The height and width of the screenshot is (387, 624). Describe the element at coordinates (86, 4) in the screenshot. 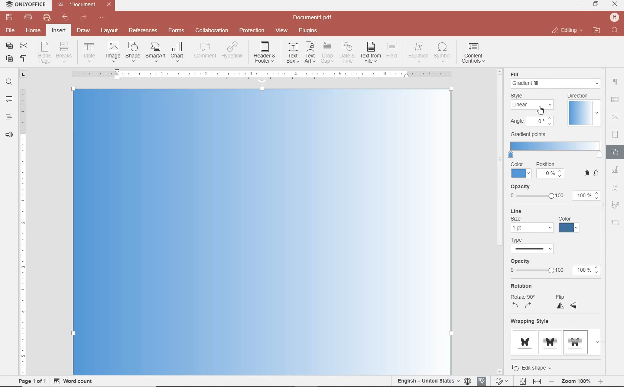

I see `file name` at that location.